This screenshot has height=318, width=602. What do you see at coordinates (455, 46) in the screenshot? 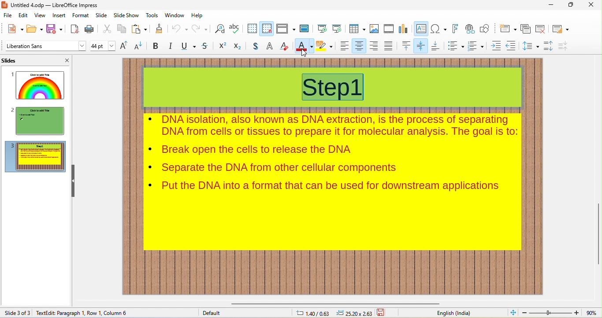
I see `bulleted ` at bounding box center [455, 46].